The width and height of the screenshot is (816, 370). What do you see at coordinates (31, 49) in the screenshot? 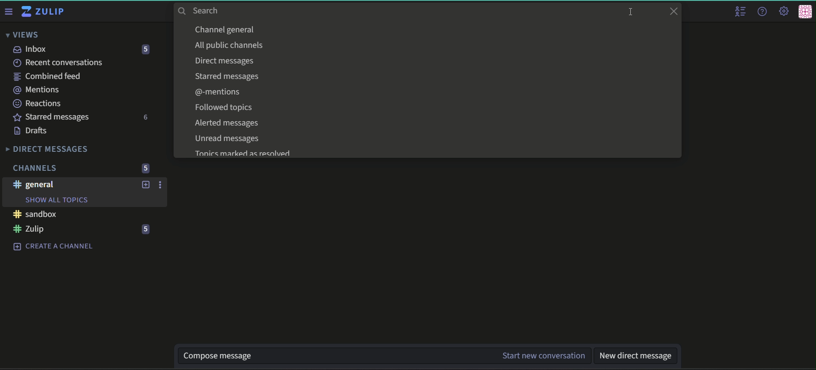
I see `inbox` at bounding box center [31, 49].